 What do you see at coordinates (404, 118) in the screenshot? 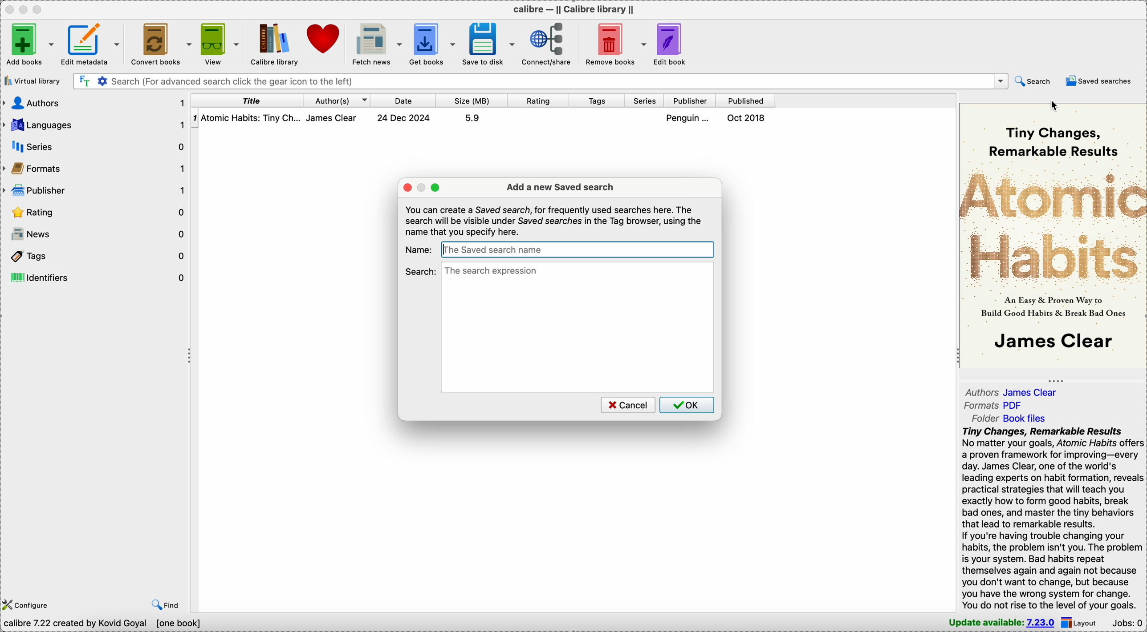
I see `24 Dec 2024` at bounding box center [404, 118].